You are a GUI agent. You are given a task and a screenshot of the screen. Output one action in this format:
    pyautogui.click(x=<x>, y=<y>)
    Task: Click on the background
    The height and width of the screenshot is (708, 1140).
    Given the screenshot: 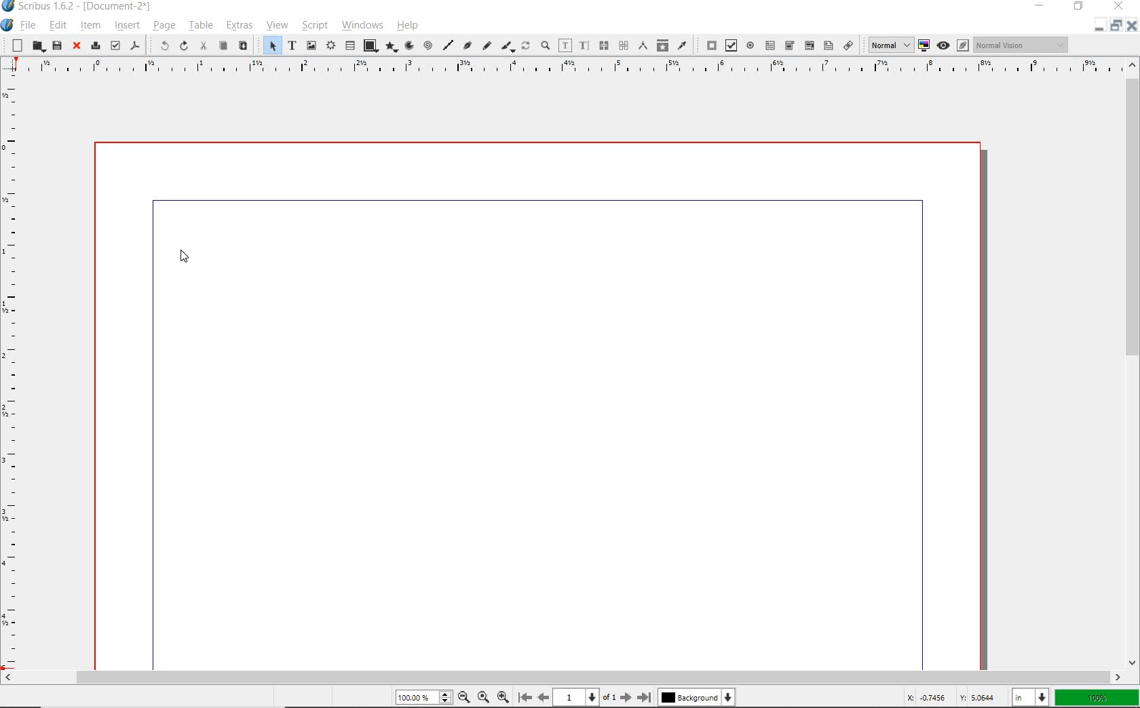 What is the action you would take?
    pyautogui.click(x=699, y=697)
    